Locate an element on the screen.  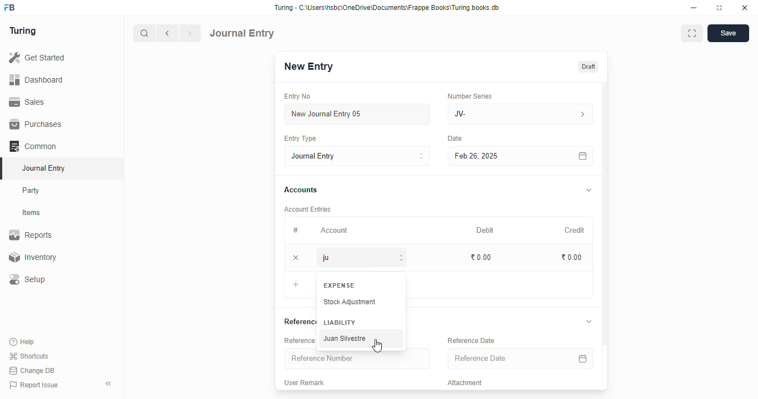
Feb 26, 2025 is located at coordinates (497, 156).